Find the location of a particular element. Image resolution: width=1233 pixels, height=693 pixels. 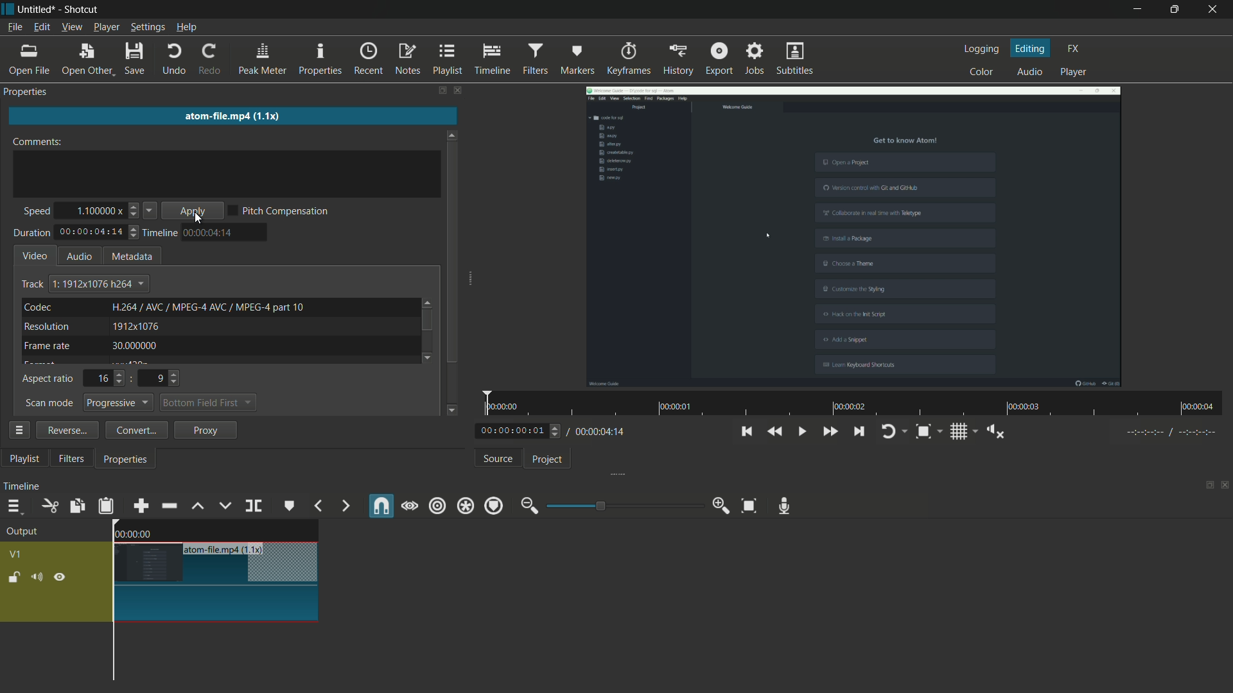

subtitles is located at coordinates (796, 59).